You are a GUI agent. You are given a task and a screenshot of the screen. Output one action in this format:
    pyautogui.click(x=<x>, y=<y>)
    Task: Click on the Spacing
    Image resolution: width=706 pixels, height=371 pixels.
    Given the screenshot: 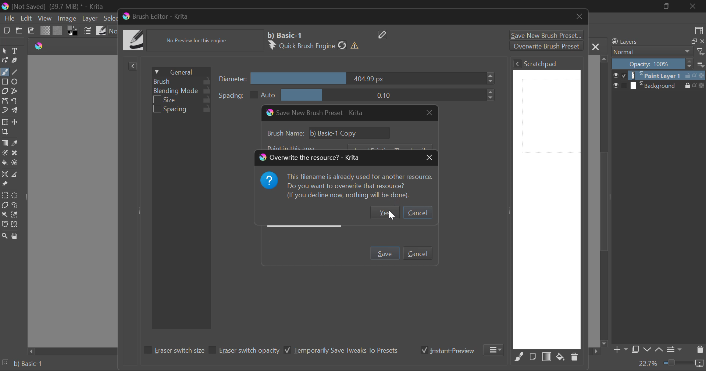 What is the action you would take?
    pyautogui.click(x=357, y=95)
    